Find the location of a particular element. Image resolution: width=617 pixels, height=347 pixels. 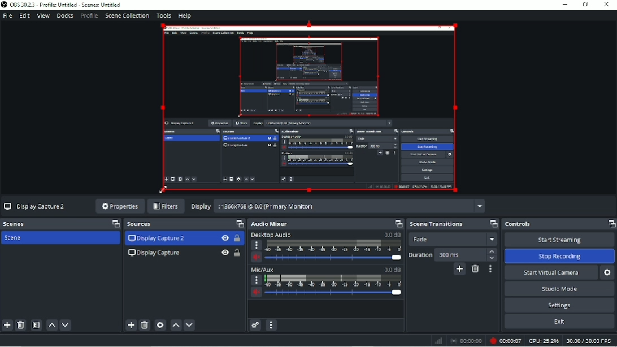

Display Capture is located at coordinates (153, 253).